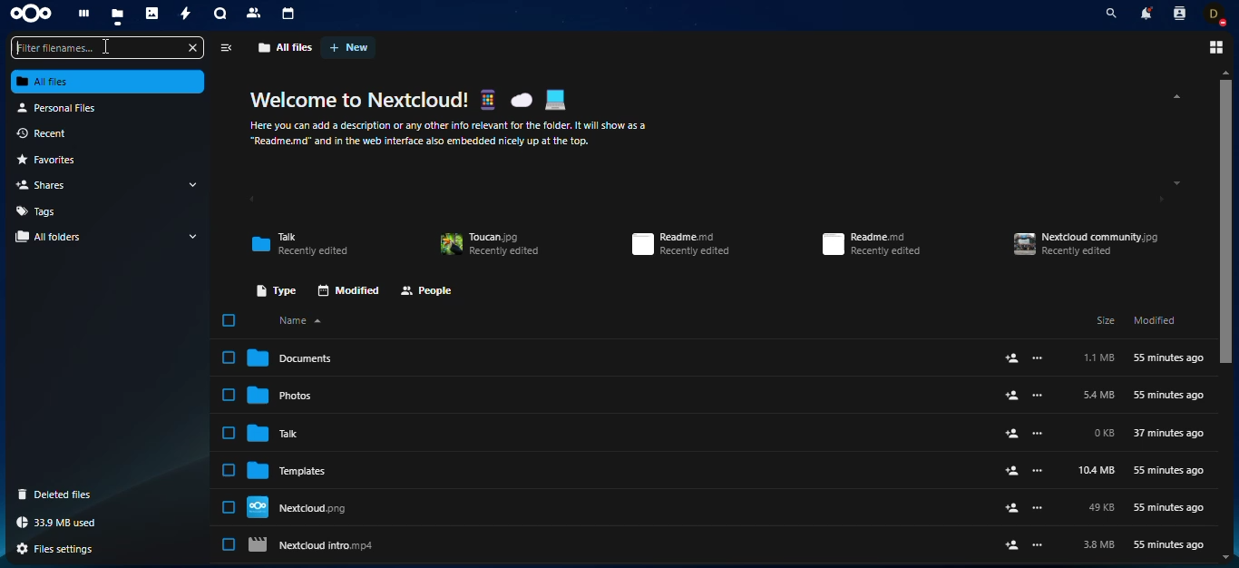  Describe the element at coordinates (1012, 357) in the screenshot. I see `add` at that location.